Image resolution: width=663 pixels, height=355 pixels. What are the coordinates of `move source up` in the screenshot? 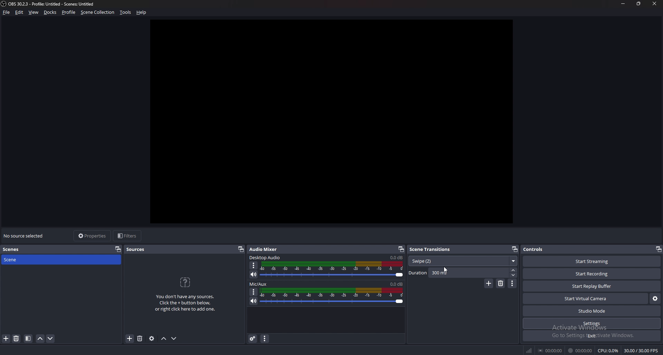 It's located at (164, 339).